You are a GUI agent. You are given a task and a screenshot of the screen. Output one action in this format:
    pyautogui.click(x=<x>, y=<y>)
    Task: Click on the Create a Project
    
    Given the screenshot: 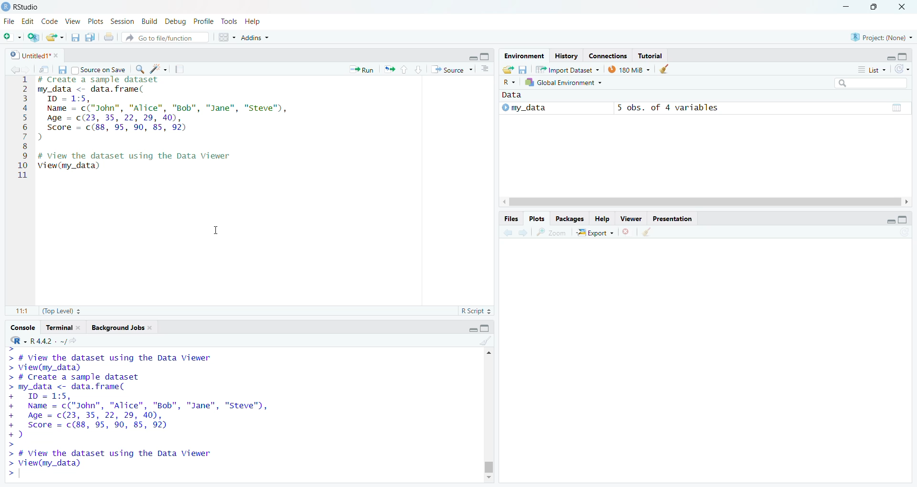 What is the action you would take?
    pyautogui.click(x=32, y=36)
    